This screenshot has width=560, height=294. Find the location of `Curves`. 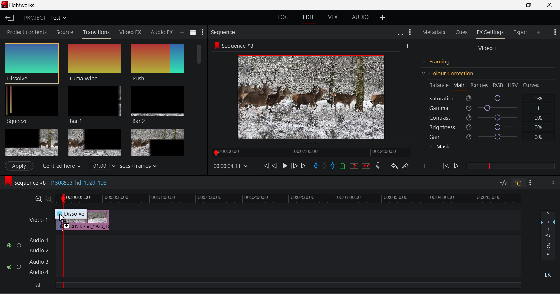

Curves is located at coordinates (532, 85).